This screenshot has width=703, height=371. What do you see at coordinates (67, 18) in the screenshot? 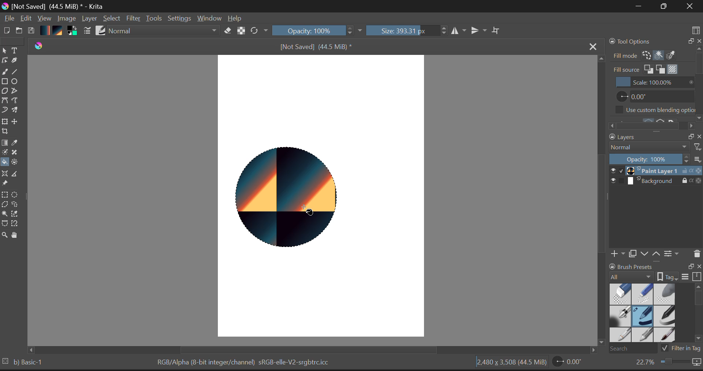
I see `Image` at bounding box center [67, 18].